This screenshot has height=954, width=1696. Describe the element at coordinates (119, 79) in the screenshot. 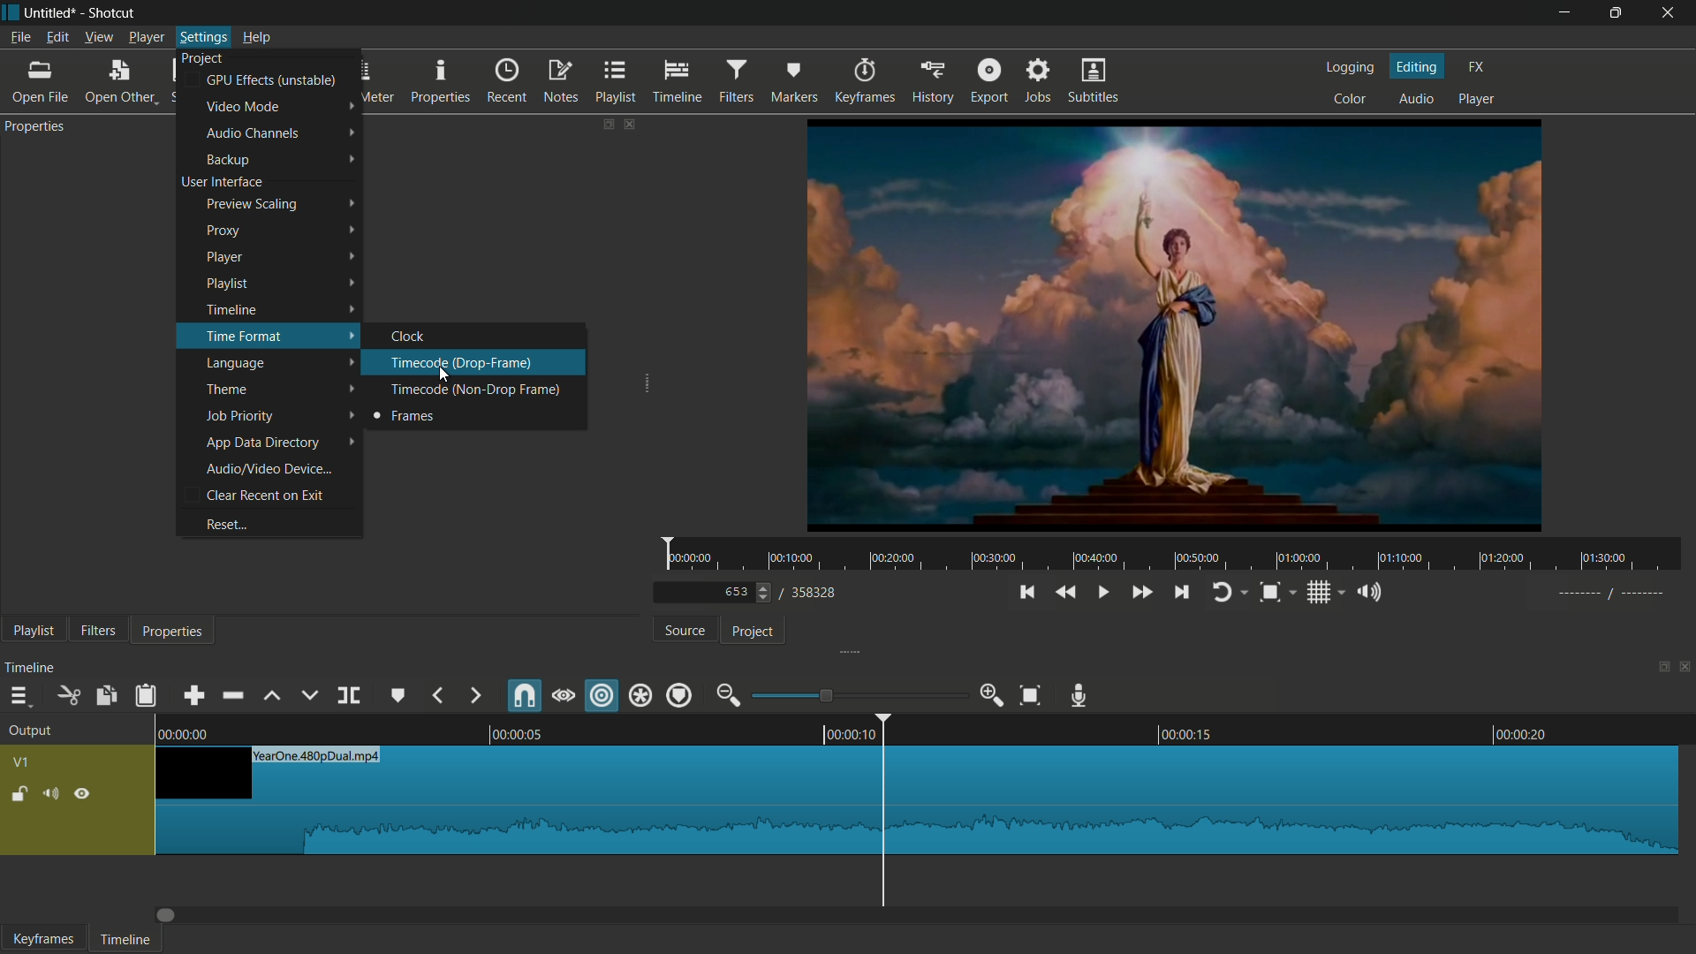

I see `open other` at that location.